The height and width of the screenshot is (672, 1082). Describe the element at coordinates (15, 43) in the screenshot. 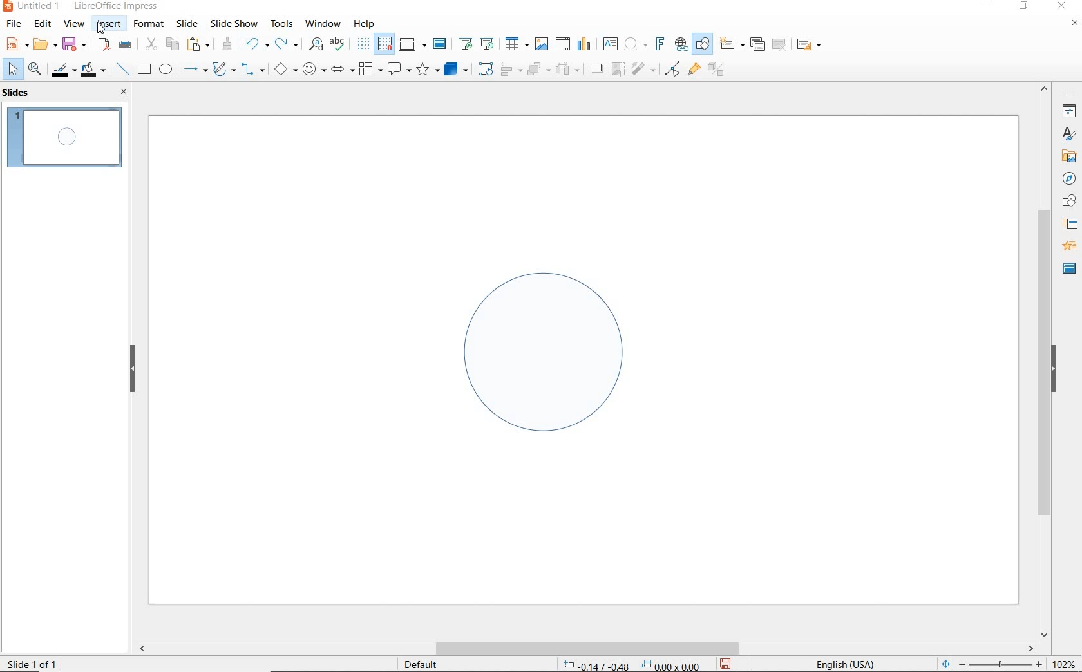

I see `new` at that location.